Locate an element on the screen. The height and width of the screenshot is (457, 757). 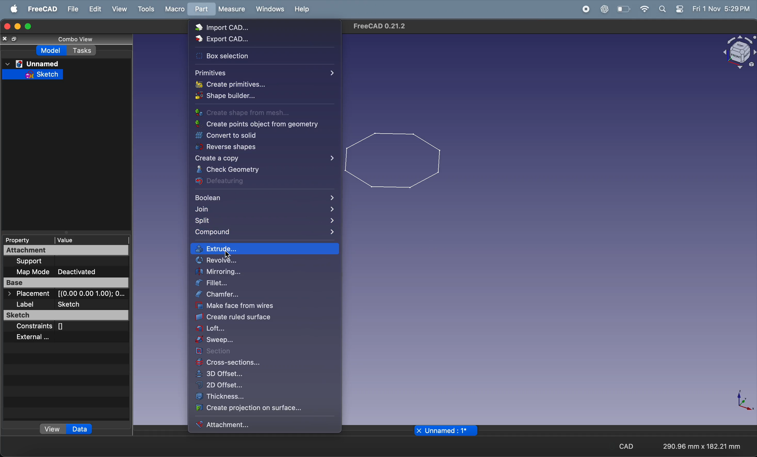
battery is located at coordinates (623, 10).